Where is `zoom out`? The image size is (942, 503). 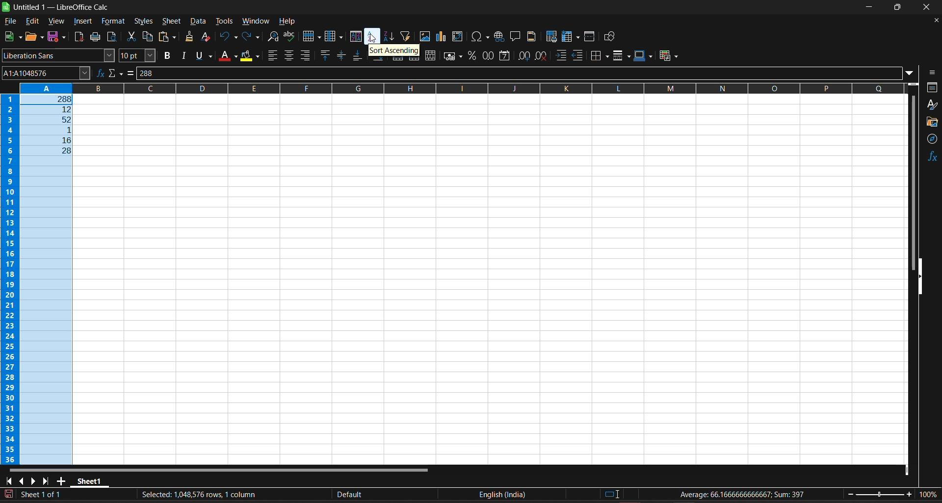 zoom out is located at coordinates (849, 498).